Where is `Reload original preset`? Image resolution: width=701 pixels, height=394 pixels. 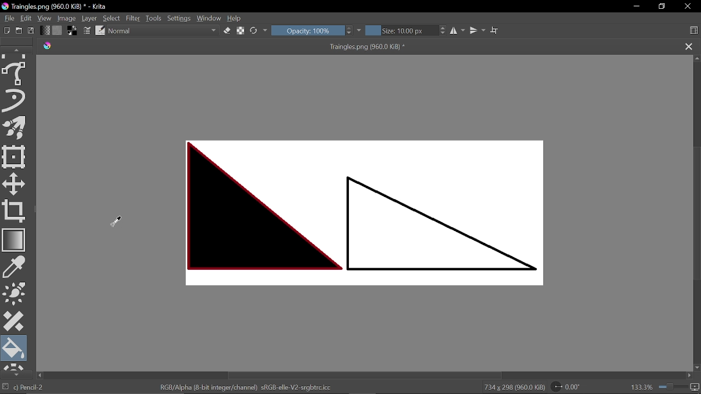
Reload original preset is located at coordinates (254, 31).